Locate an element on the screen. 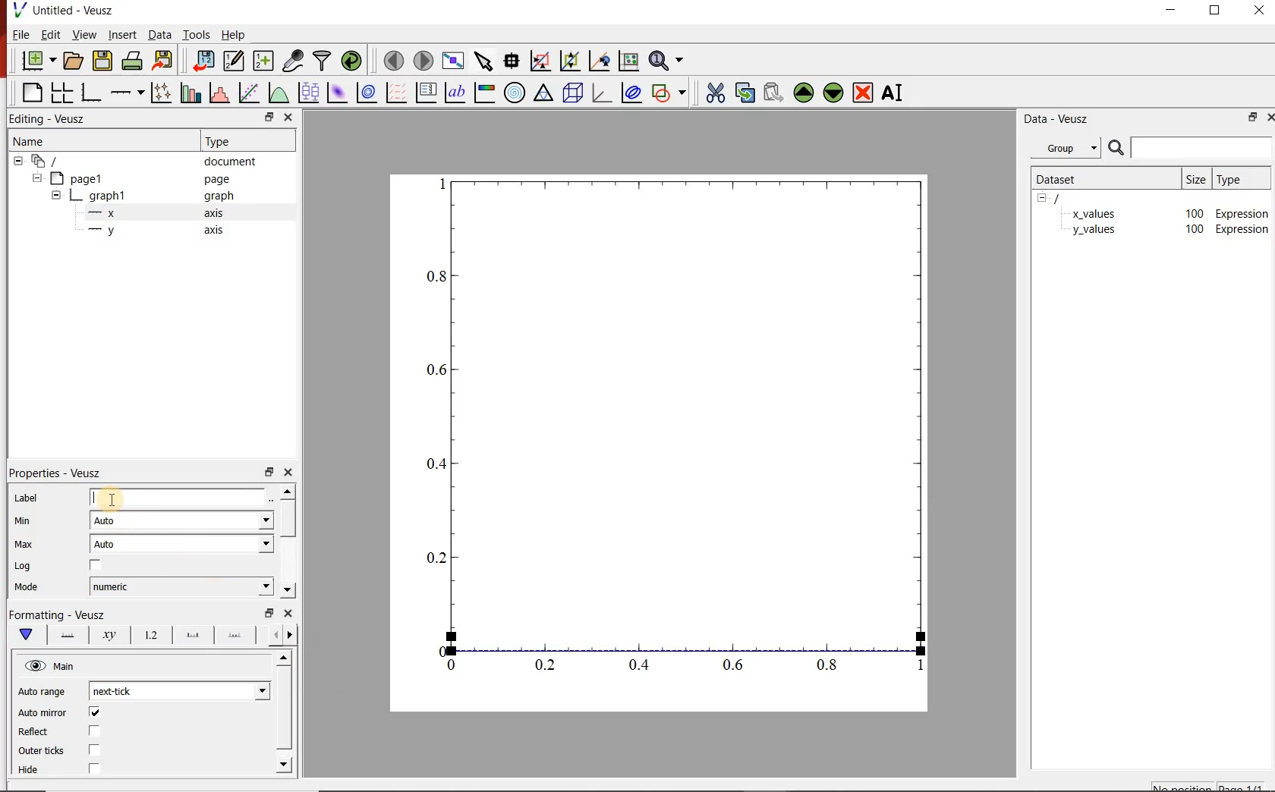  bar graph is located at coordinates (91, 94).